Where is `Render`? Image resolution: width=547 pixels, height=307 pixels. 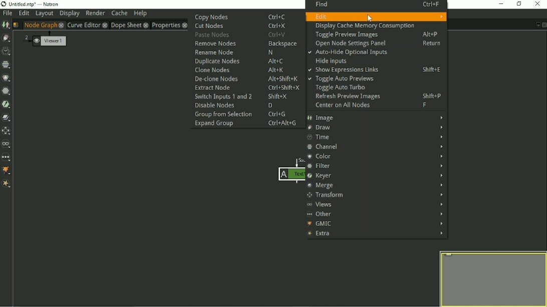
Render is located at coordinates (95, 13).